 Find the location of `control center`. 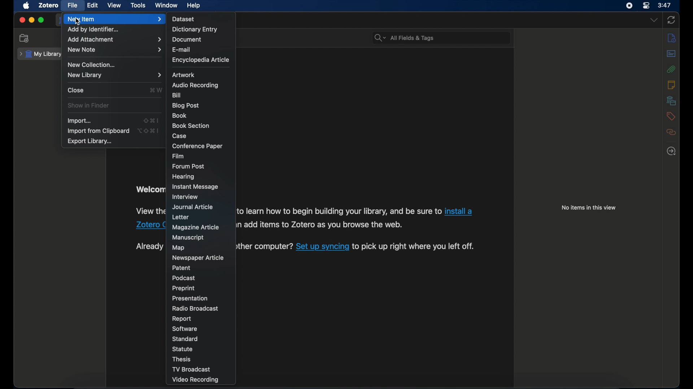

control center is located at coordinates (647, 6).